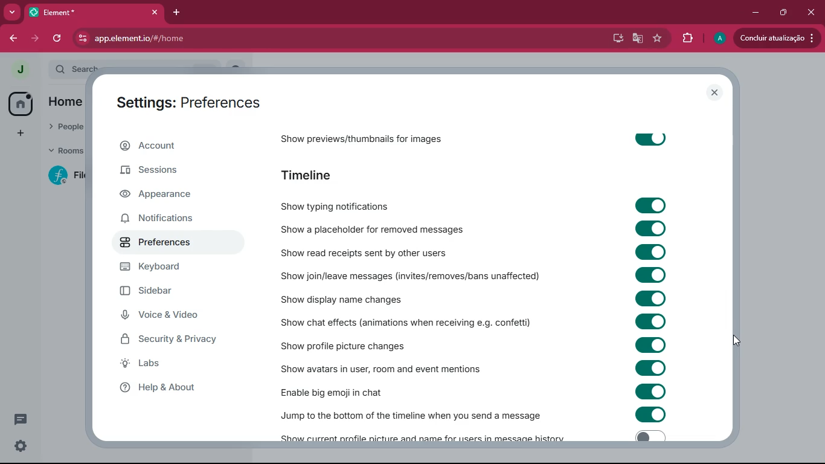 The height and width of the screenshot is (464, 825). I want to click on google translate, so click(638, 40).